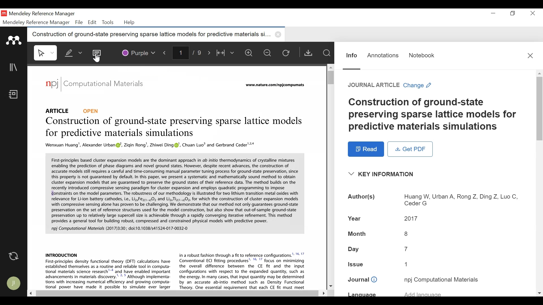 The height and width of the screenshot is (305, 543). I want to click on Library, so click(14, 67).